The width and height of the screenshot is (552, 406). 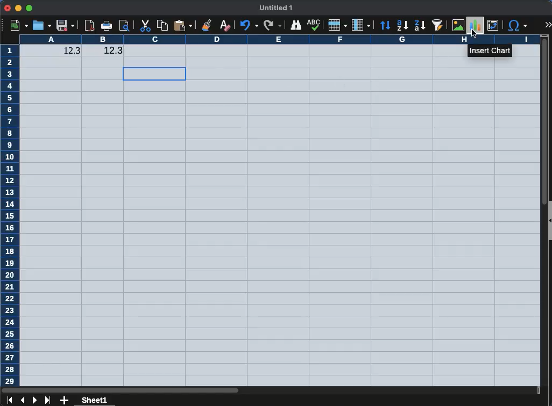 I want to click on image, so click(x=458, y=25).